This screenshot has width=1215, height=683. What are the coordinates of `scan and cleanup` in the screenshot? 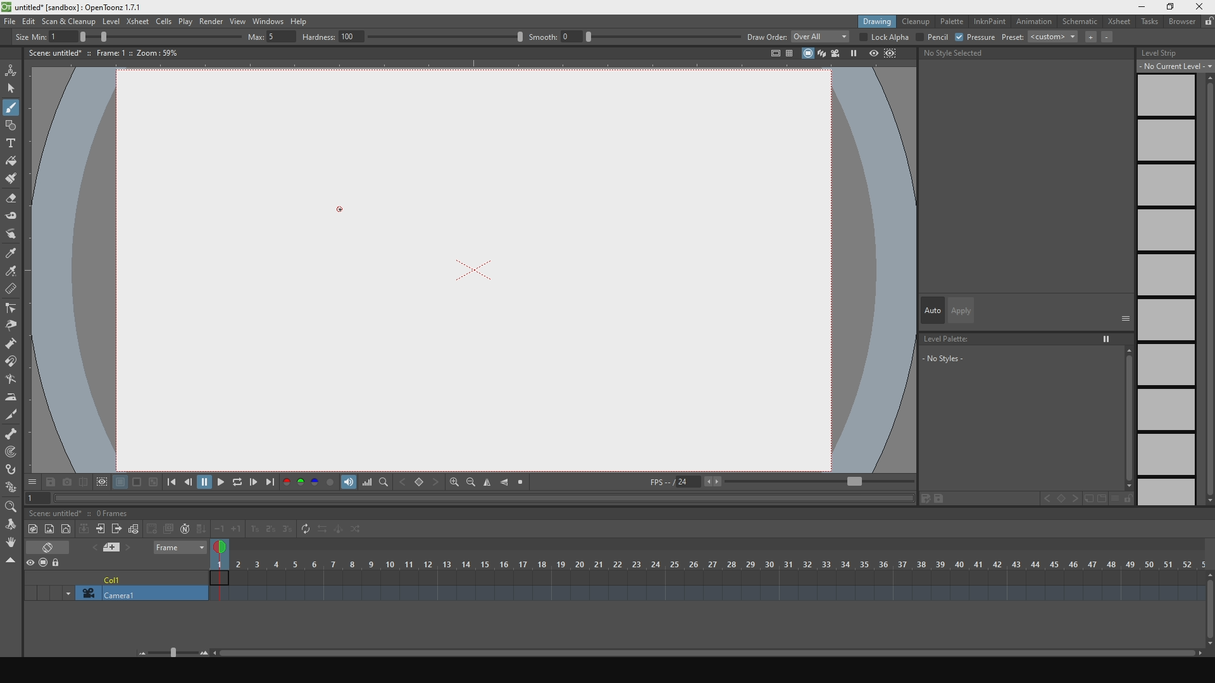 It's located at (70, 20).